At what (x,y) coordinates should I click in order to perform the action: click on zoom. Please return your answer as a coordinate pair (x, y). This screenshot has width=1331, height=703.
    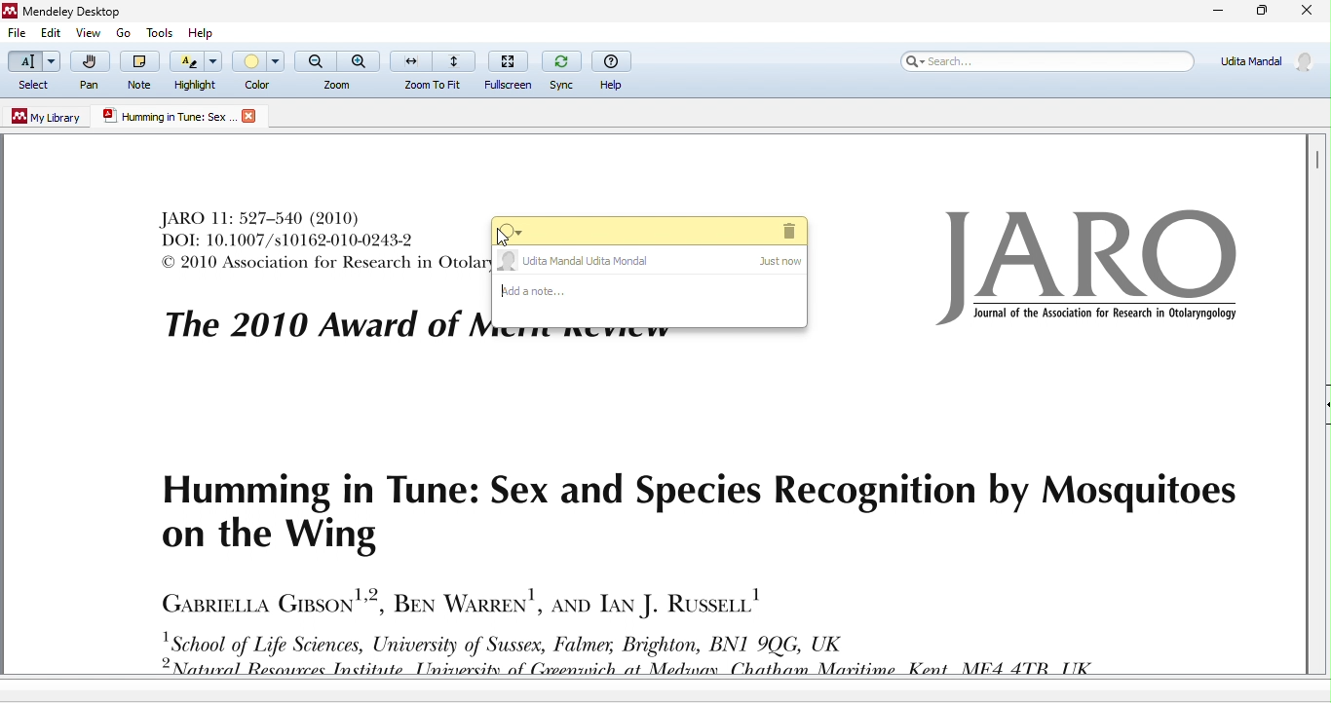
    Looking at the image, I should click on (336, 71).